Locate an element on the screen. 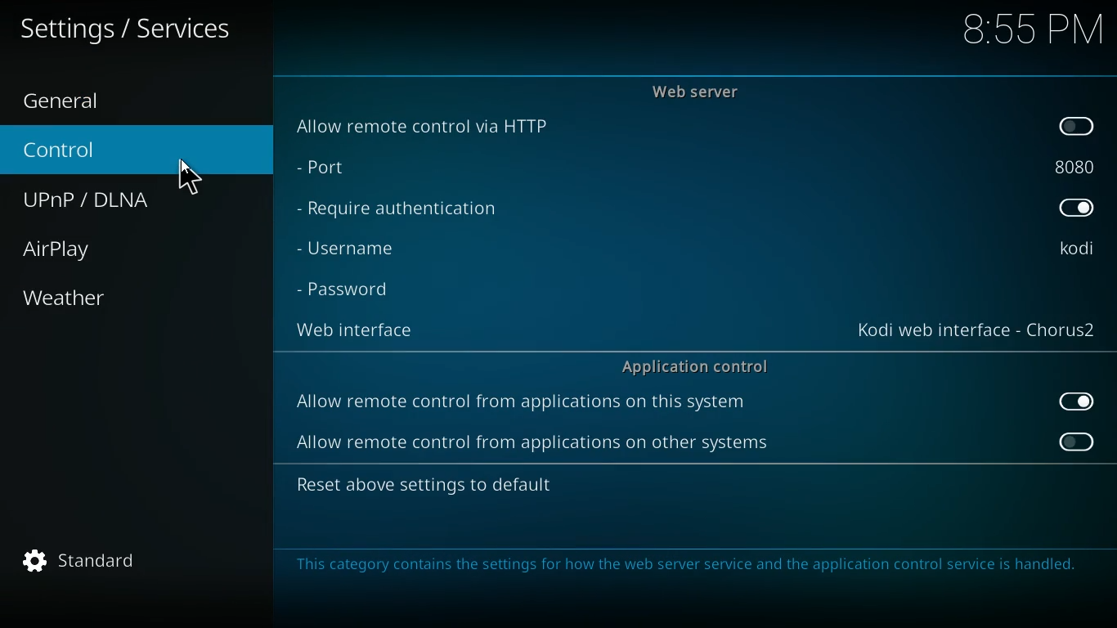 The image size is (1117, 628). 8080 is located at coordinates (1074, 164).